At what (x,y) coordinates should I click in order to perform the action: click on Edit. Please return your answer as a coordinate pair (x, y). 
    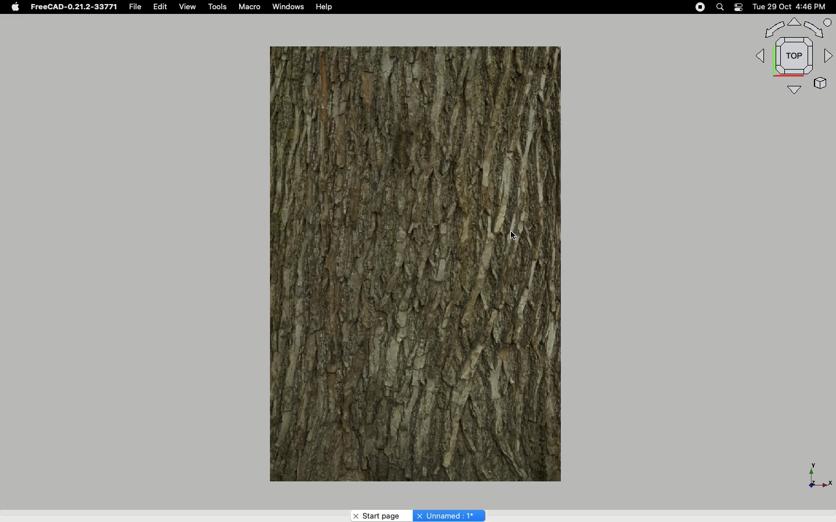
    Looking at the image, I should click on (161, 7).